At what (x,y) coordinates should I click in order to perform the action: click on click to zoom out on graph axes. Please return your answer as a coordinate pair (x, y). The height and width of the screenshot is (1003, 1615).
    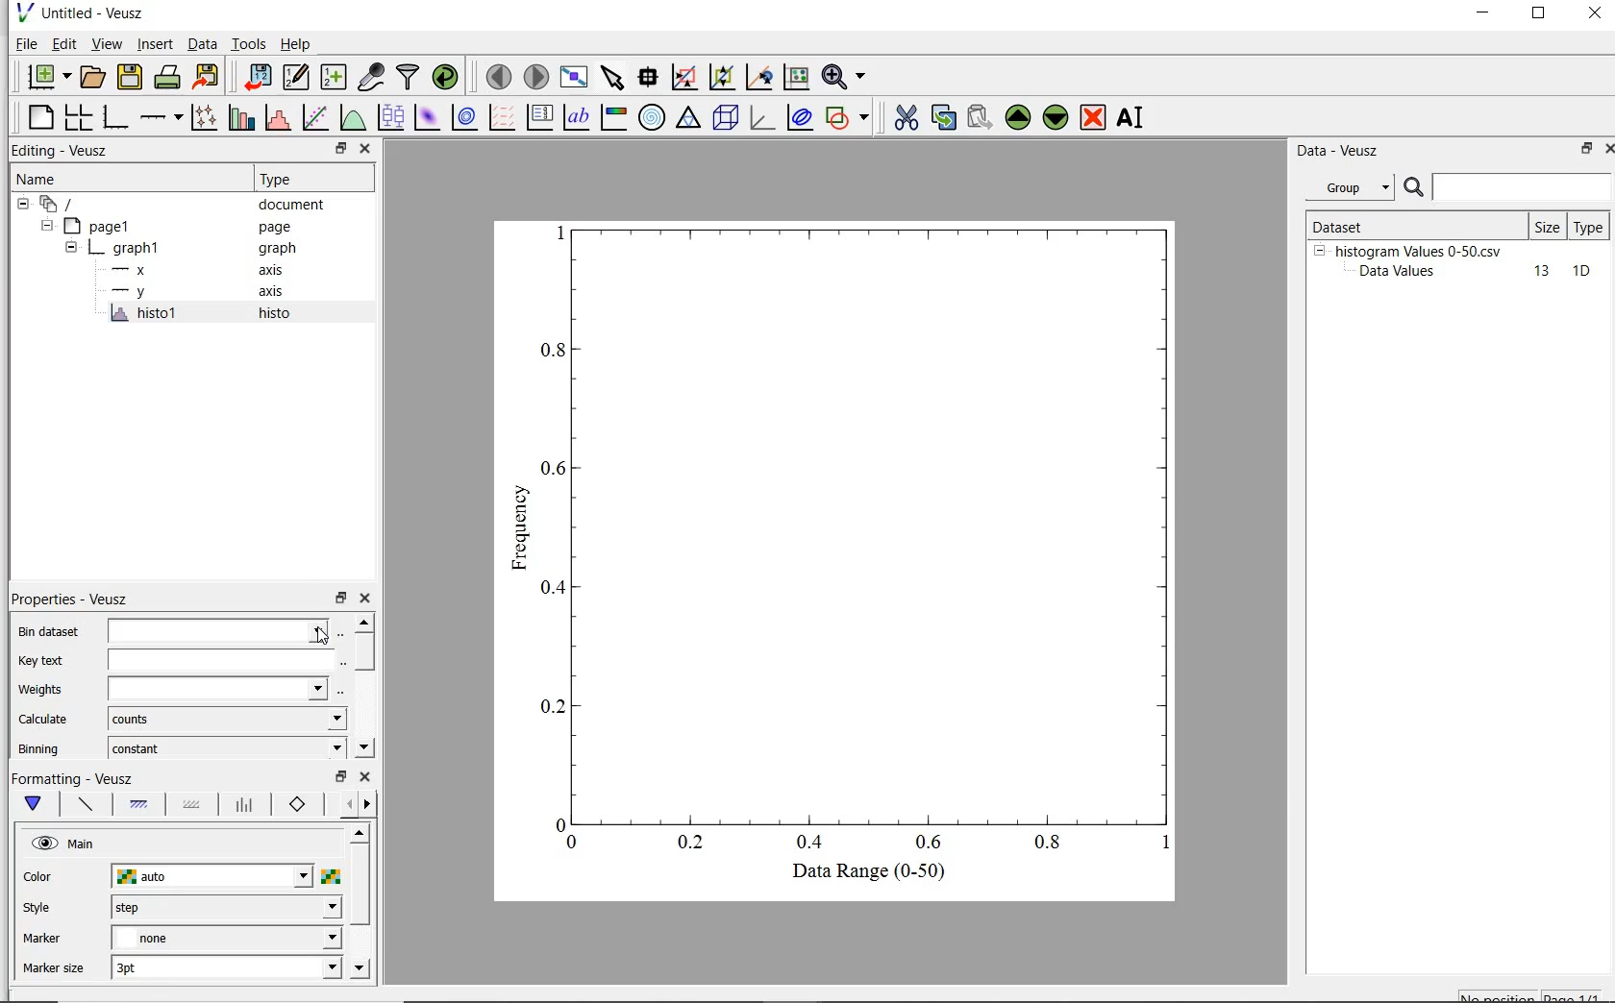
    Looking at the image, I should click on (758, 77).